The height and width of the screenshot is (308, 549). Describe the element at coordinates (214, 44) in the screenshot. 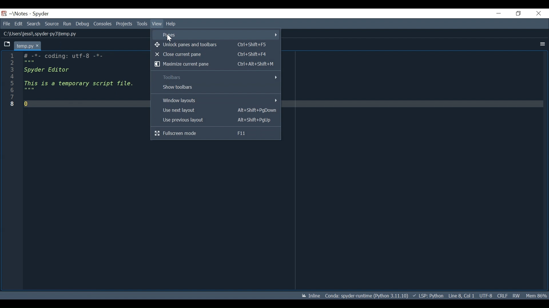

I see `Unlock panes and toolbars` at that location.